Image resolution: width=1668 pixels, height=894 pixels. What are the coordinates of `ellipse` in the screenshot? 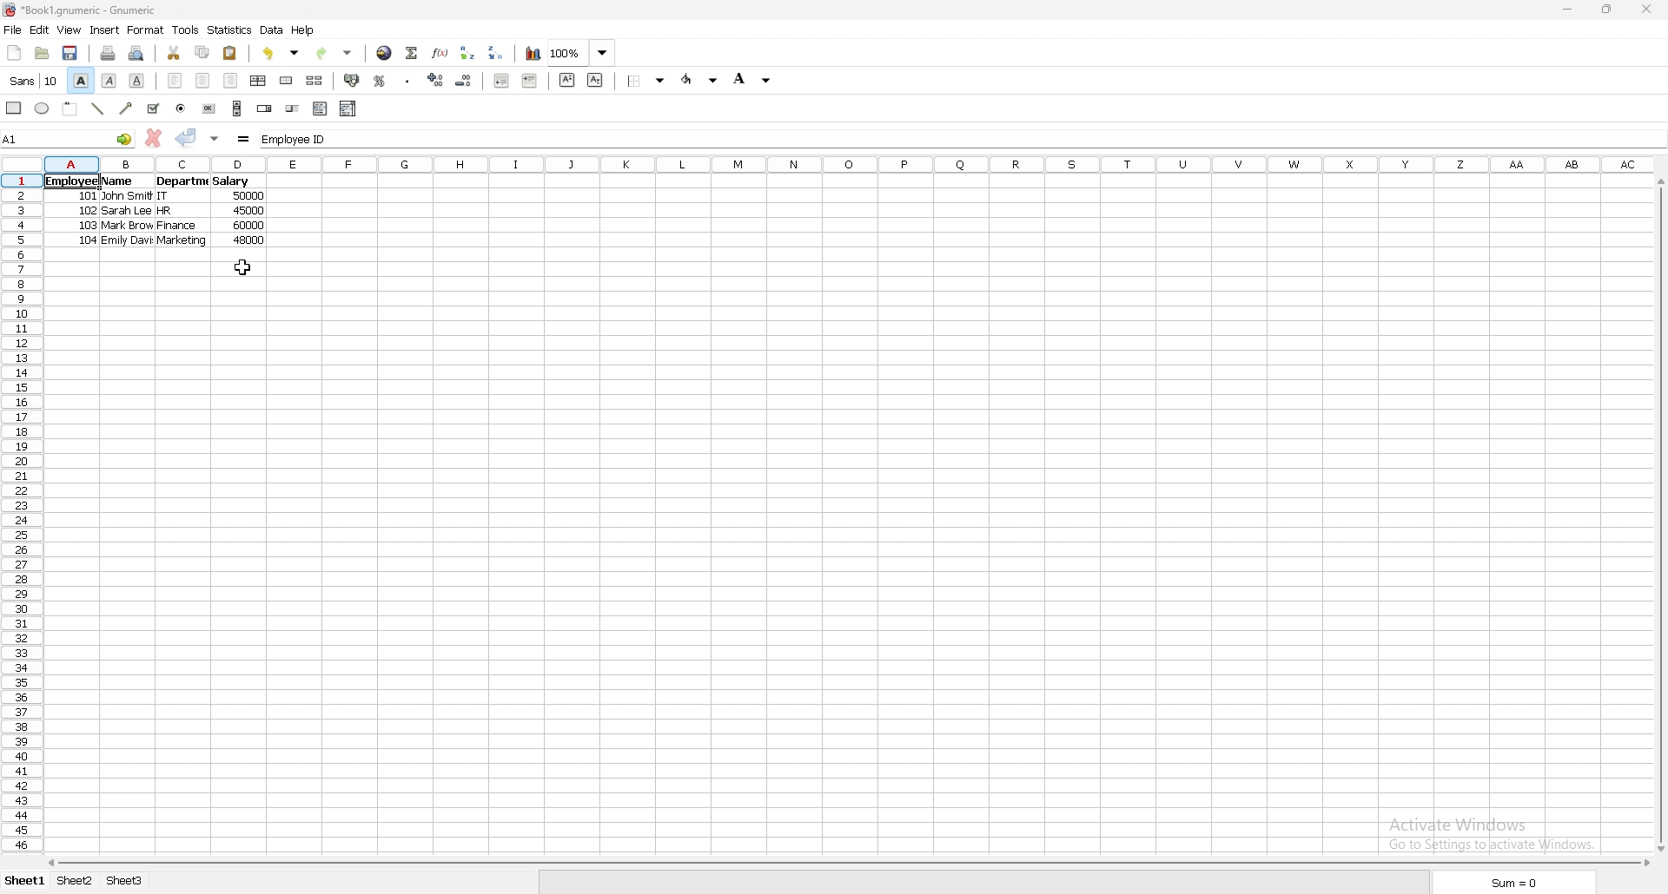 It's located at (41, 108).